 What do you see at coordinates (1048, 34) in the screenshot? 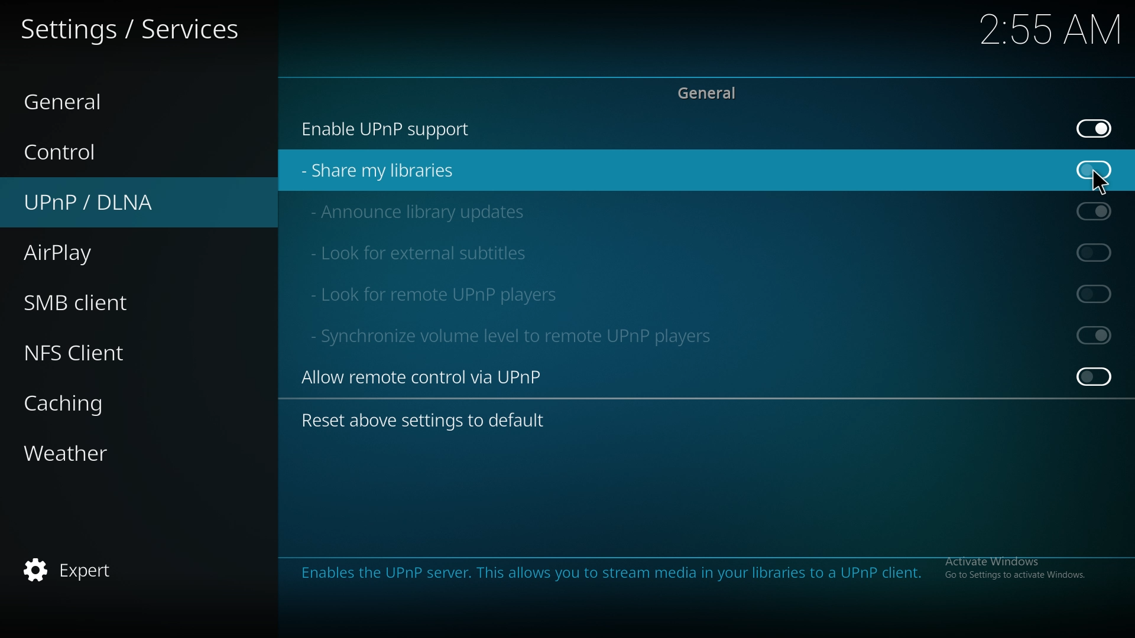
I see `2:54 AM` at bounding box center [1048, 34].